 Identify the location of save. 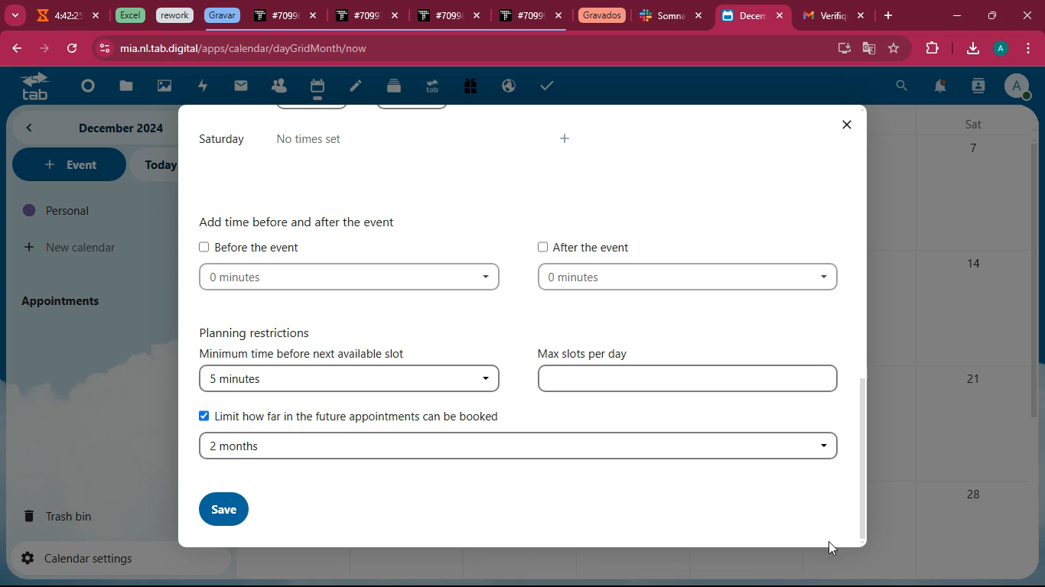
(223, 506).